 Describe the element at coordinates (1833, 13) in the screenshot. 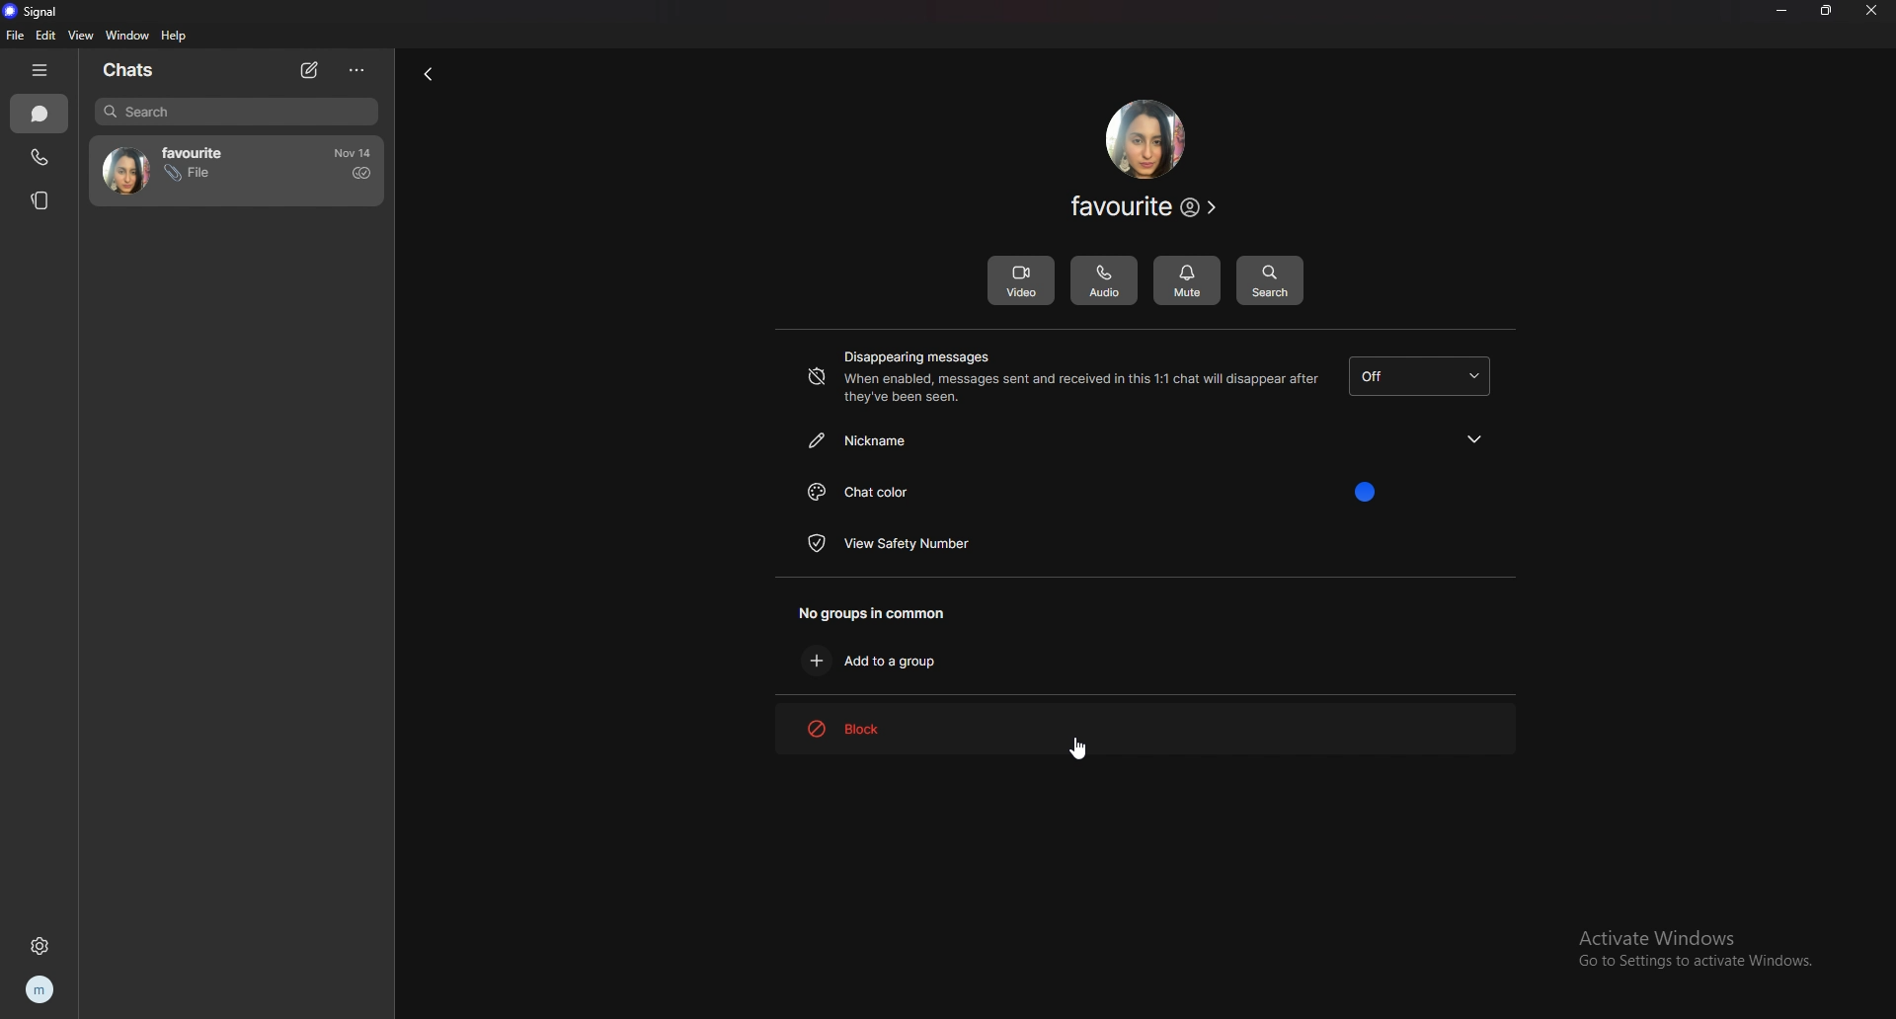

I see `resize` at that location.